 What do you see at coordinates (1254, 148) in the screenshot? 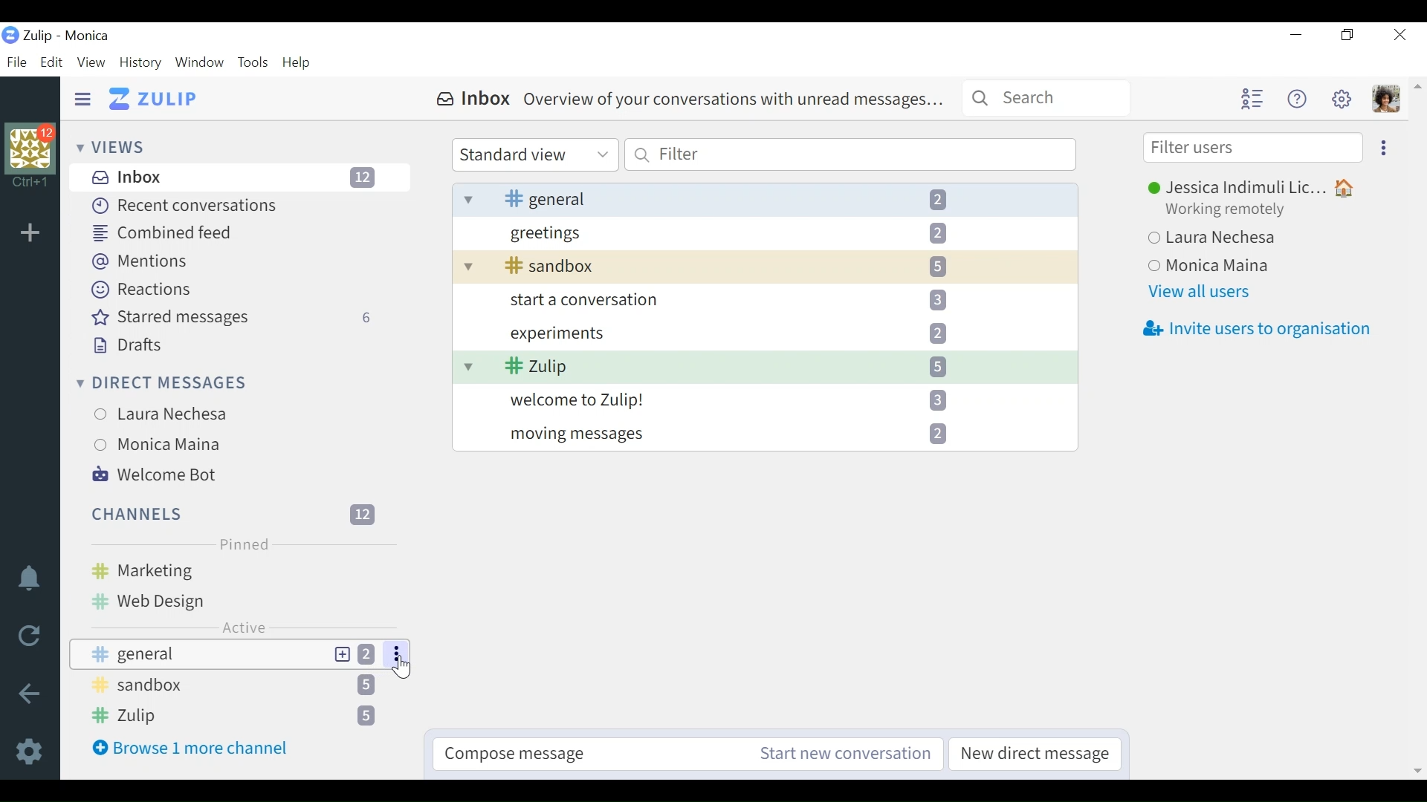
I see `Filter users` at bounding box center [1254, 148].